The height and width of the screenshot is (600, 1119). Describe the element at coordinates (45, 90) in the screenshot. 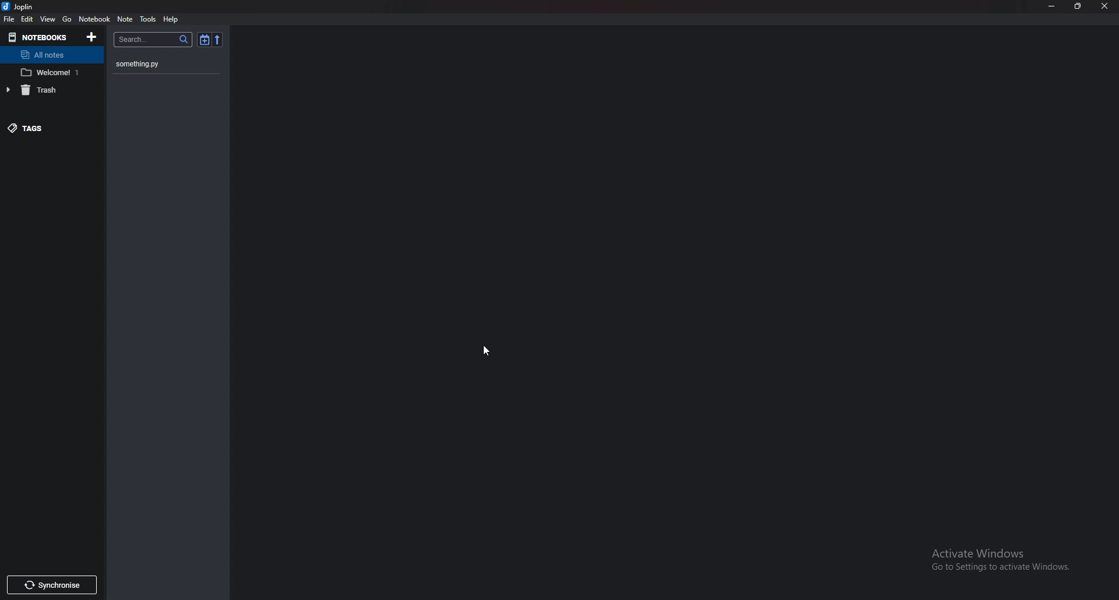

I see `trash` at that location.